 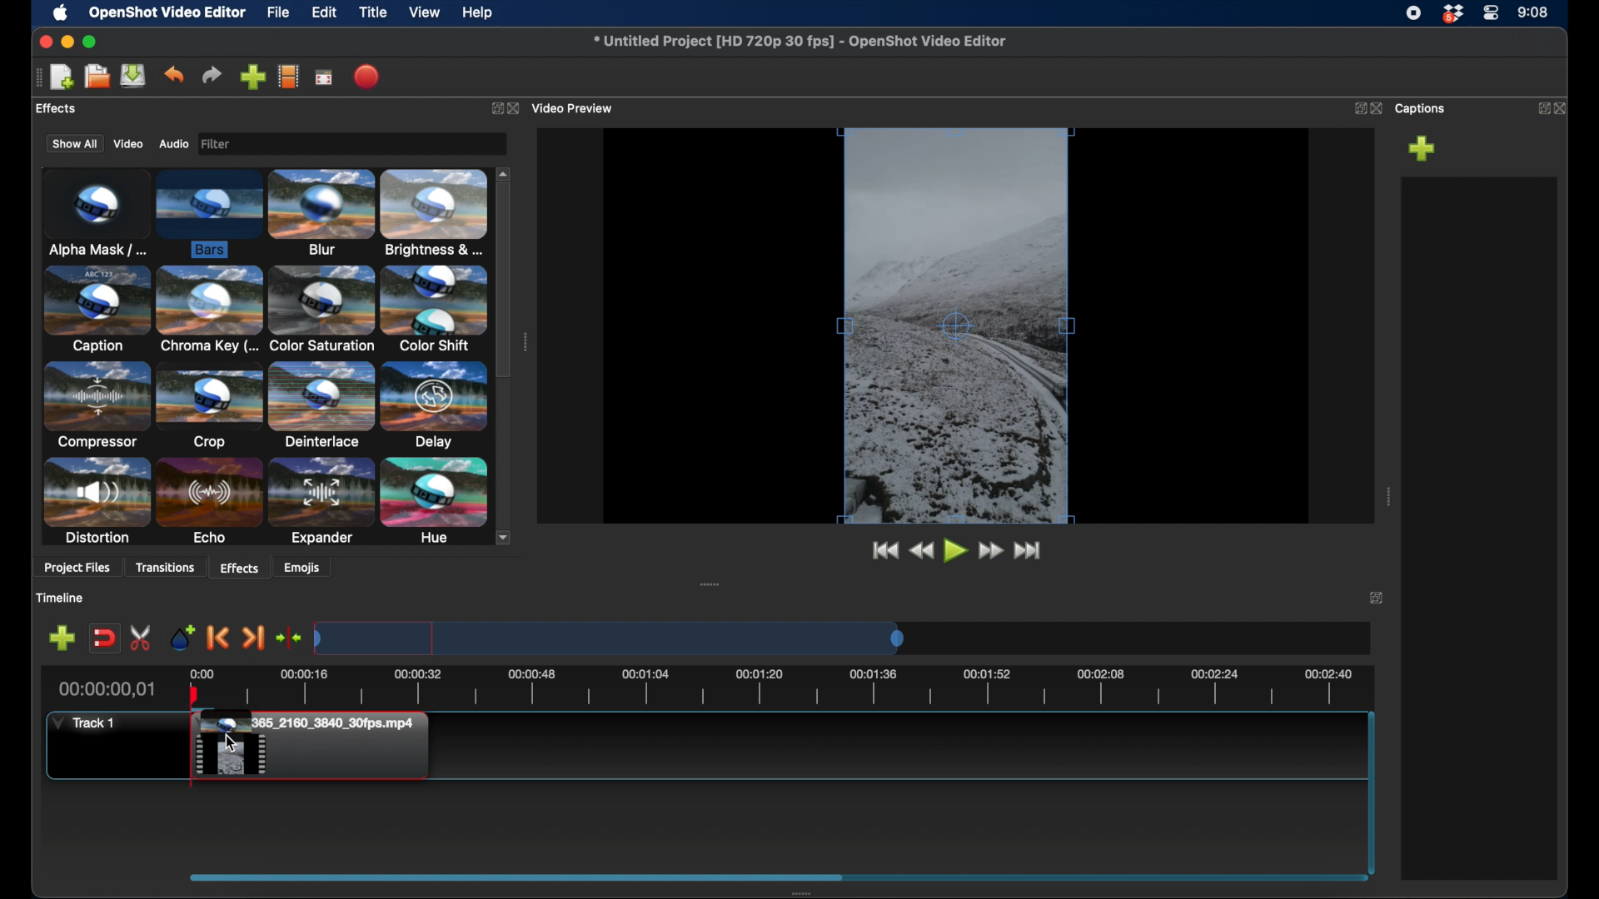 What do you see at coordinates (105, 690) in the screenshot?
I see `current time indicator` at bounding box center [105, 690].